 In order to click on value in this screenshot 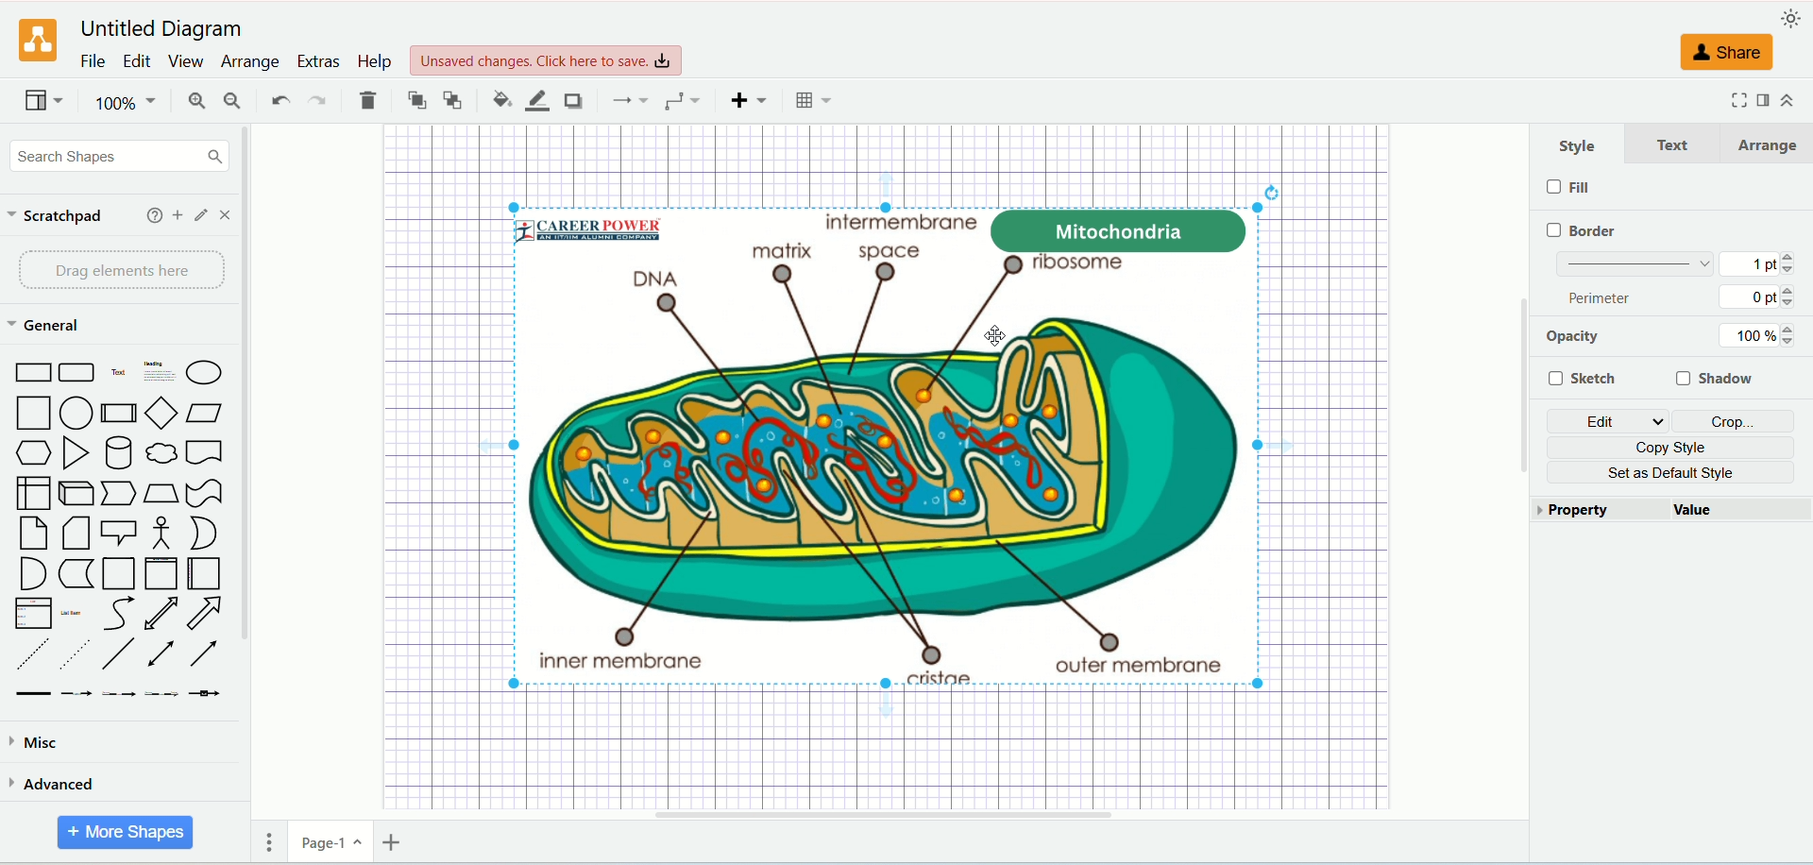, I will do `click(1737, 512)`.